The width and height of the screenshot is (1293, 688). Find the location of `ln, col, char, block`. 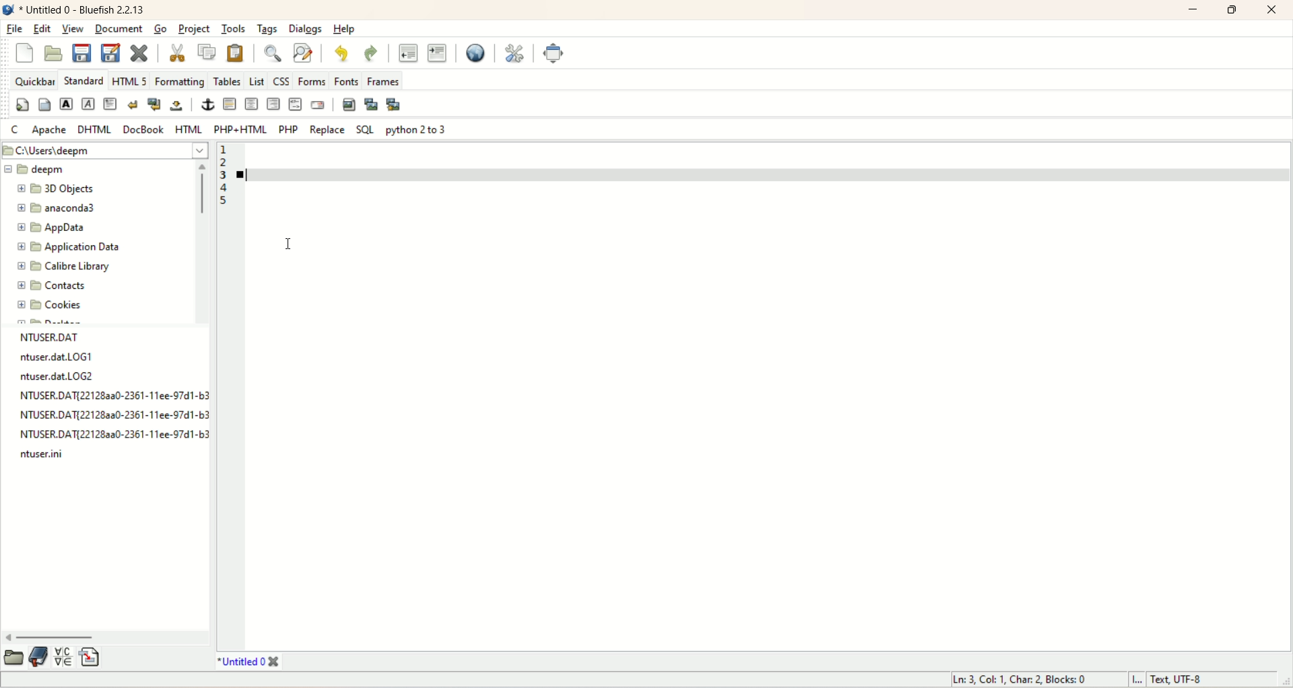

ln, col, char, block is located at coordinates (1020, 681).